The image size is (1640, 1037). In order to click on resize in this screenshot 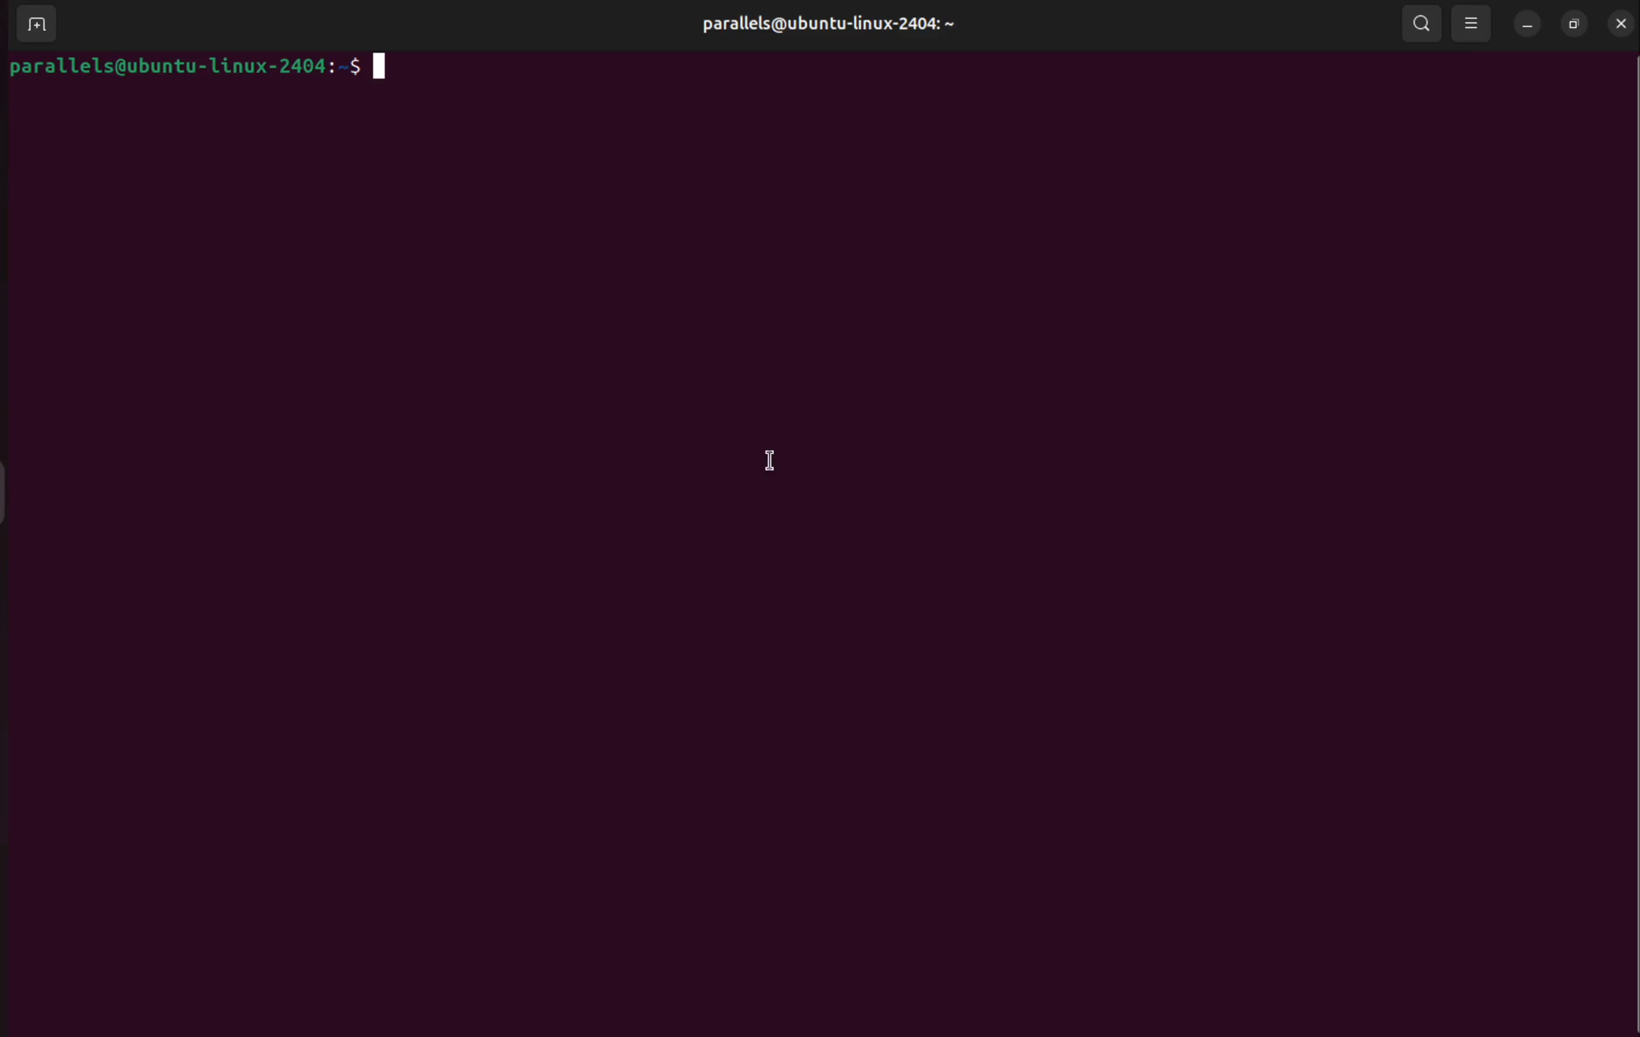, I will do `click(1576, 24)`.